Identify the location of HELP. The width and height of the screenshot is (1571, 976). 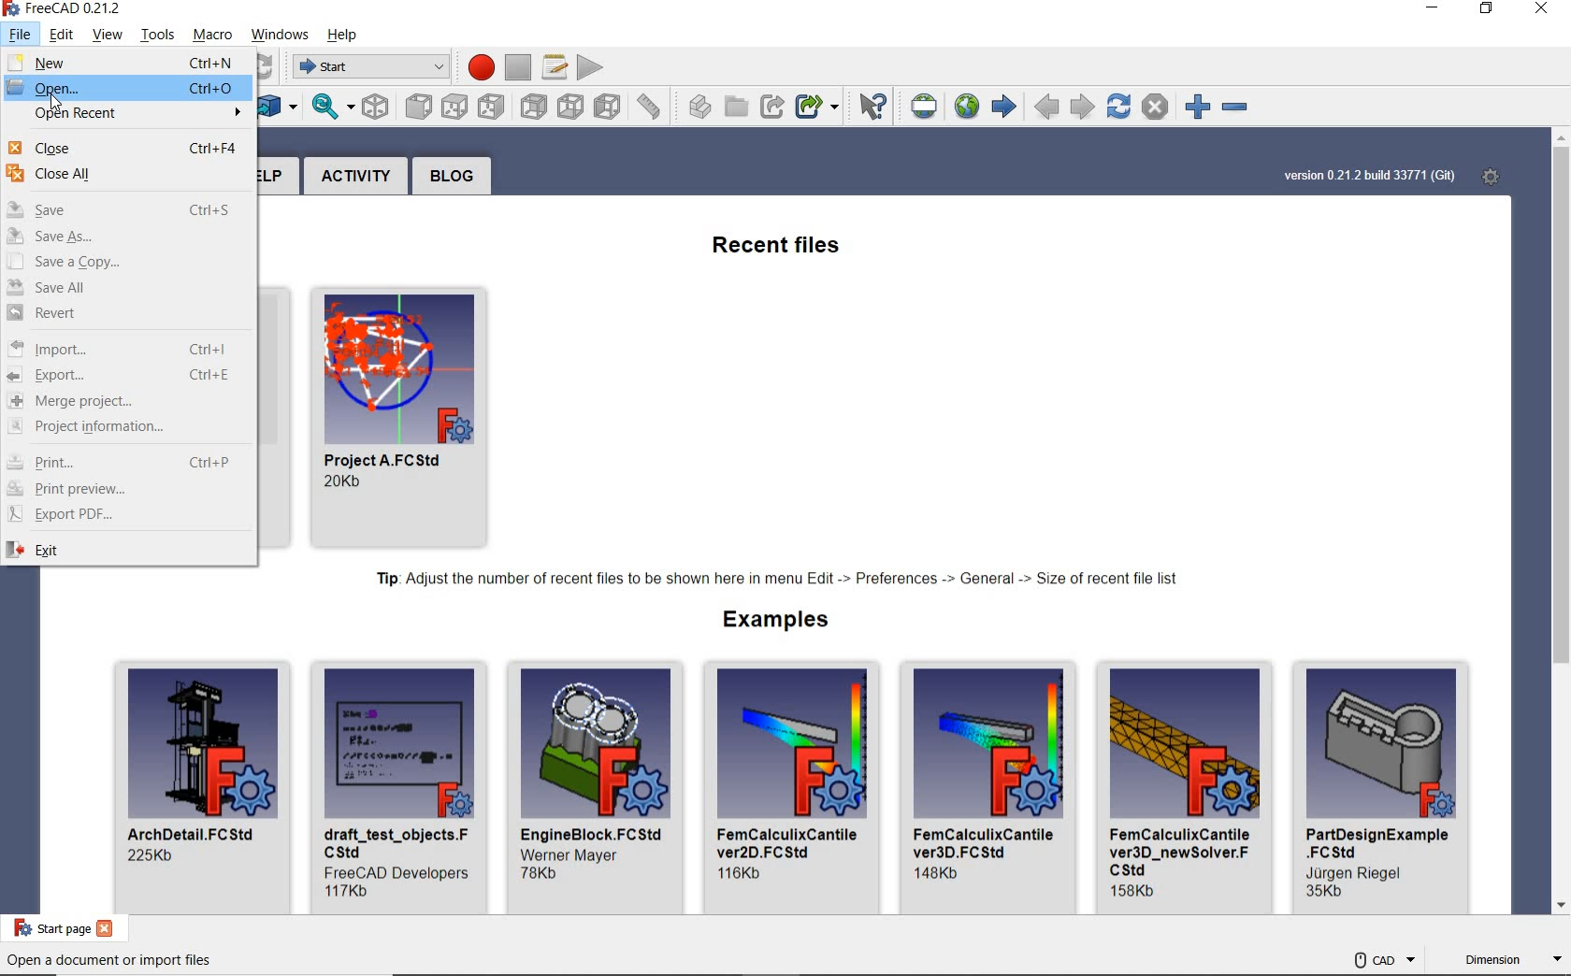
(342, 36).